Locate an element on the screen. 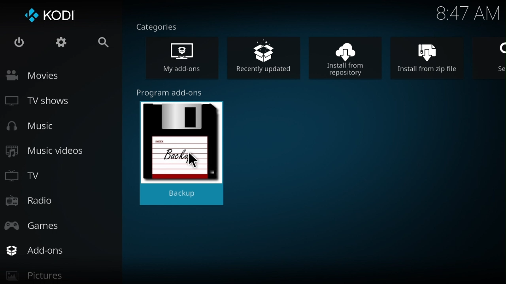 The width and height of the screenshot is (506, 284). Music videos is located at coordinates (47, 151).